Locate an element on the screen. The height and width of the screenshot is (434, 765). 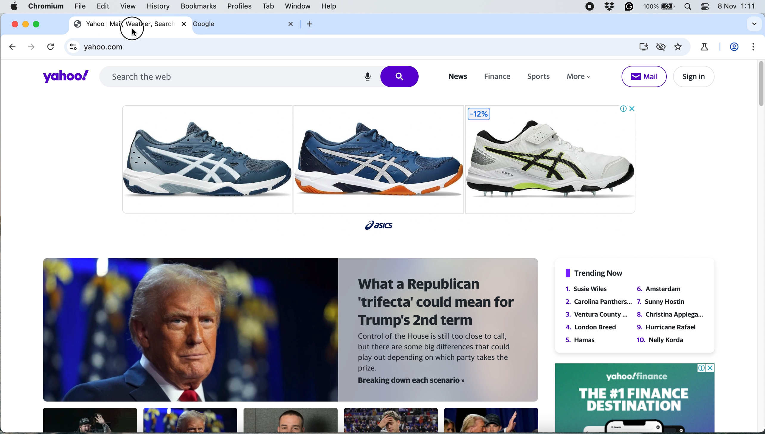
screen recorder is located at coordinates (590, 7).